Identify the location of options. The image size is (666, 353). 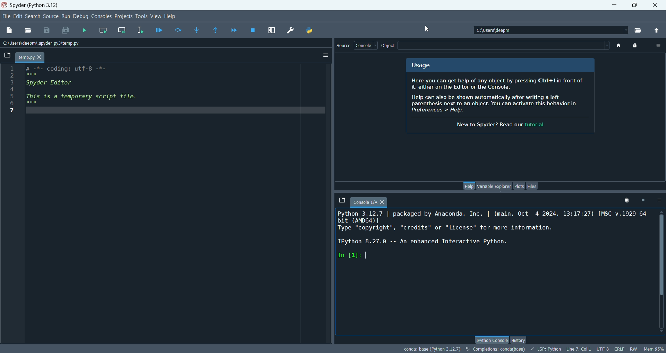
(658, 201).